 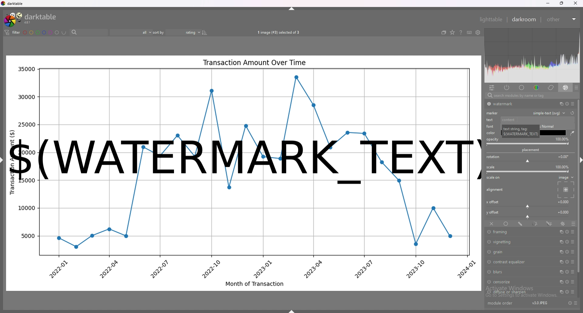 What do you see at coordinates (579, 187) in the screenshot?
I see `scroll bar` at bounding box center [579, 187].